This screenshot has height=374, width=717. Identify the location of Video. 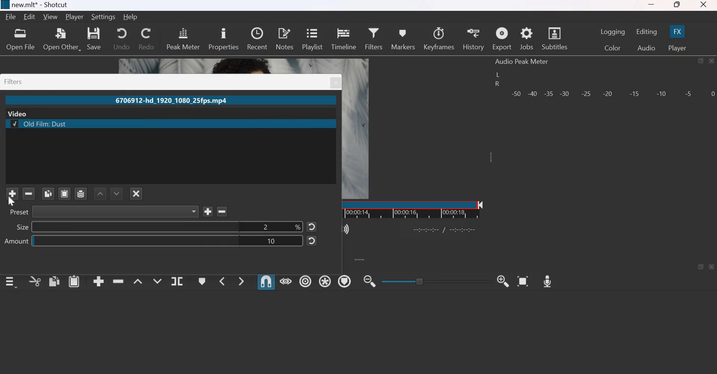
(18, 113).